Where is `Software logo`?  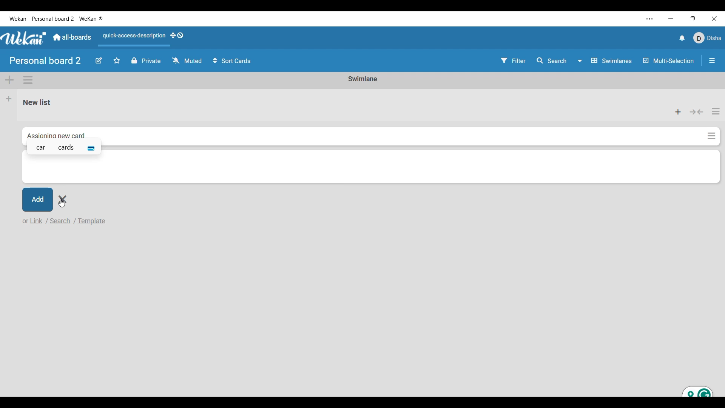 Software logo is located at coordinates (24, 38).